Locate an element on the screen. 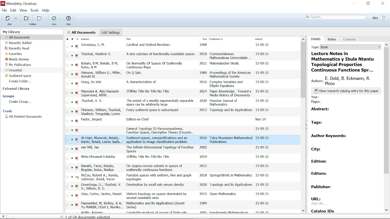  title is located at coordinates (141, 82).